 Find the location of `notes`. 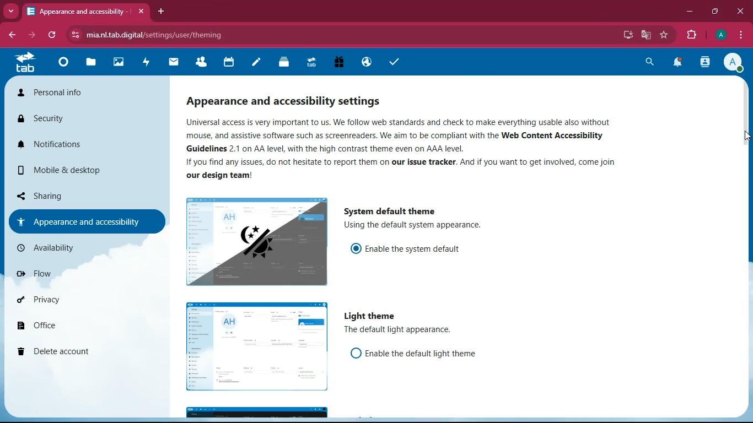

notes is located at coordinates (256, 63).